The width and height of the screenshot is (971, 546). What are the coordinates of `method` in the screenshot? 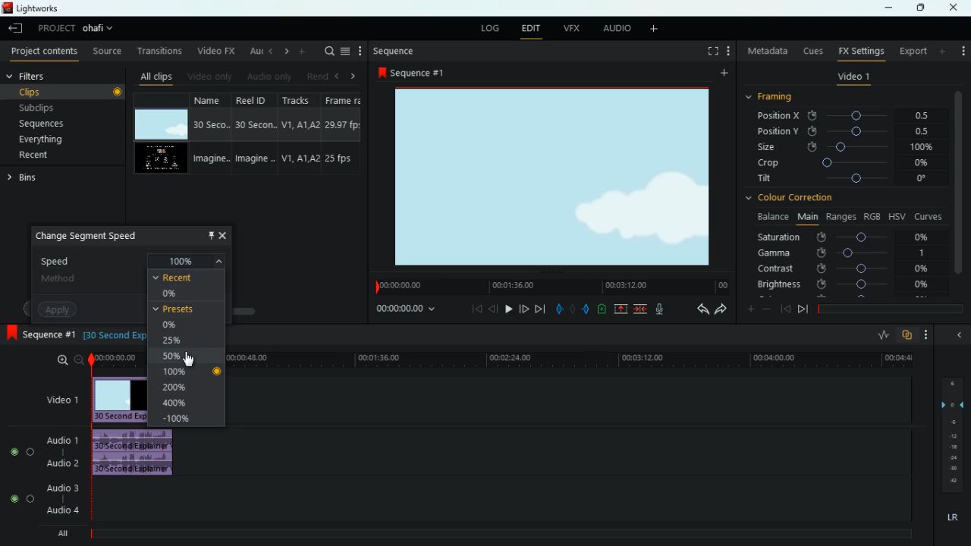 It's located at (90, 279).